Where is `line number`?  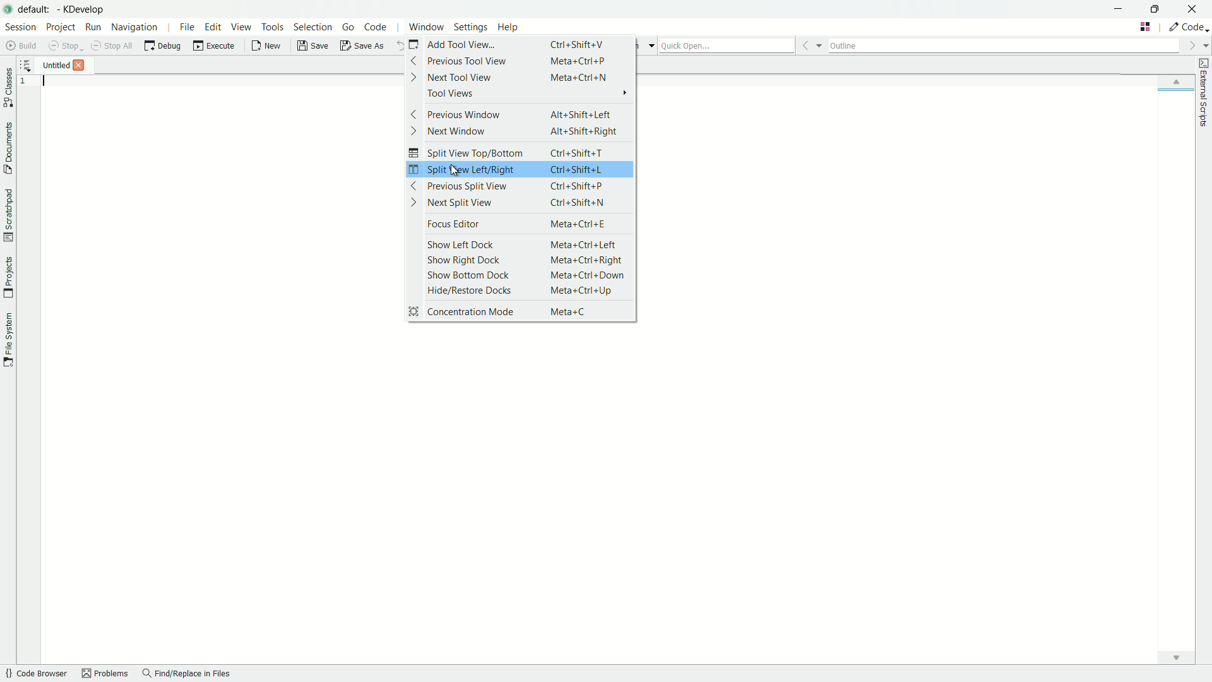 line number is located at coordinates (26, 82).